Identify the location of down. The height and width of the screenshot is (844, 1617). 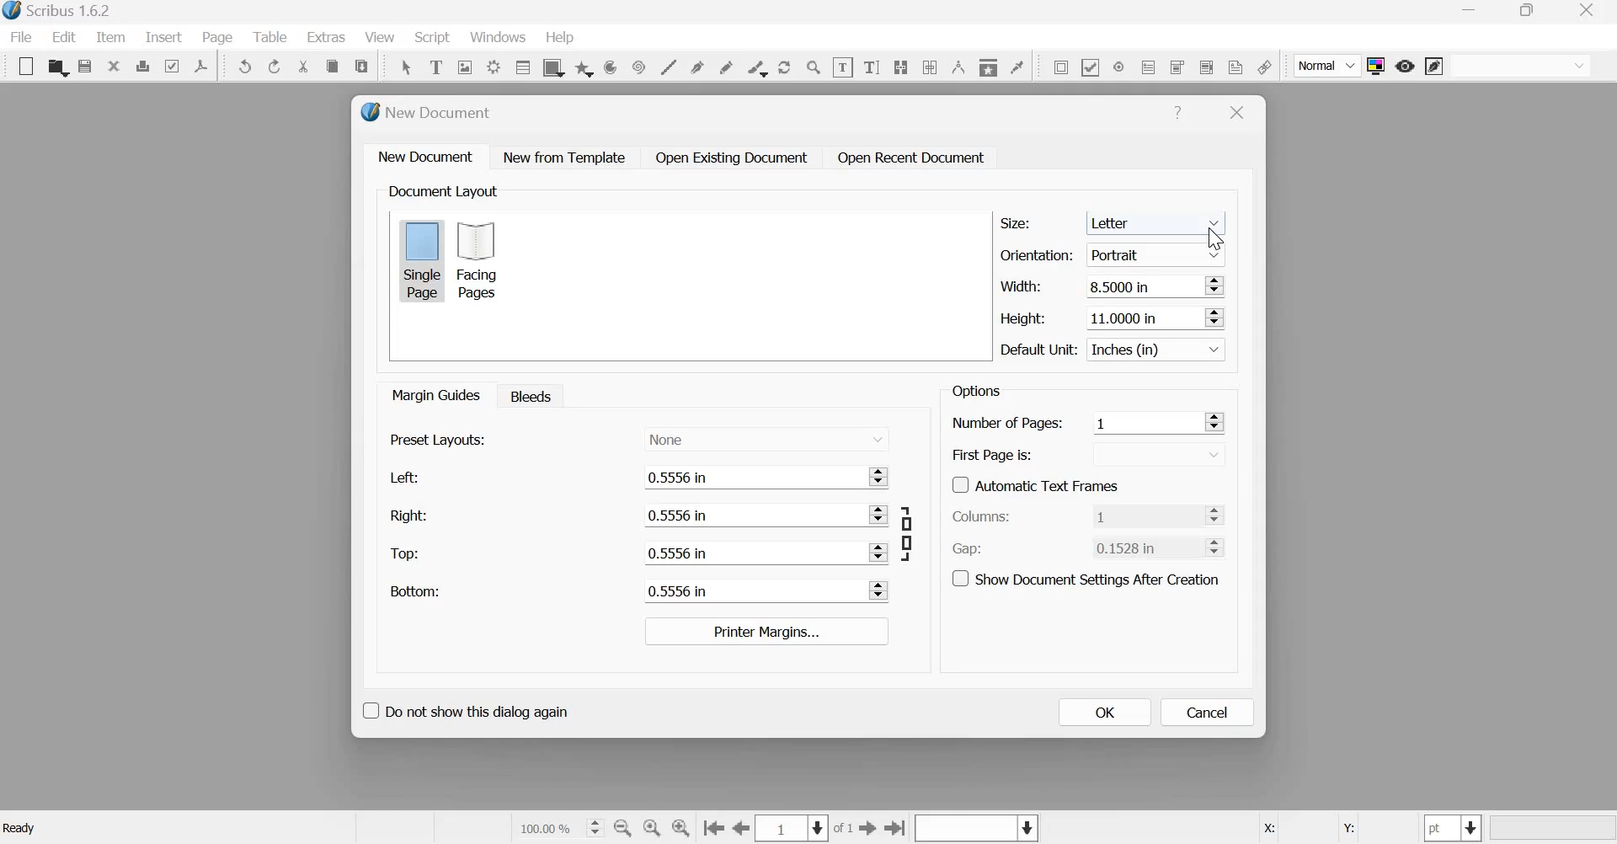
(1164, 454).